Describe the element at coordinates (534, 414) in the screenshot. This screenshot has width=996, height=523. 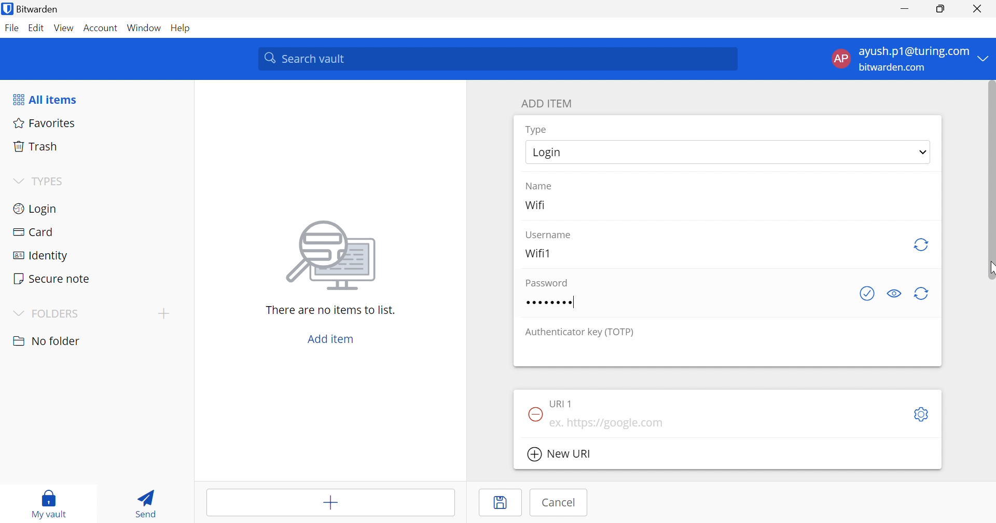
I see `Remove` at that location.